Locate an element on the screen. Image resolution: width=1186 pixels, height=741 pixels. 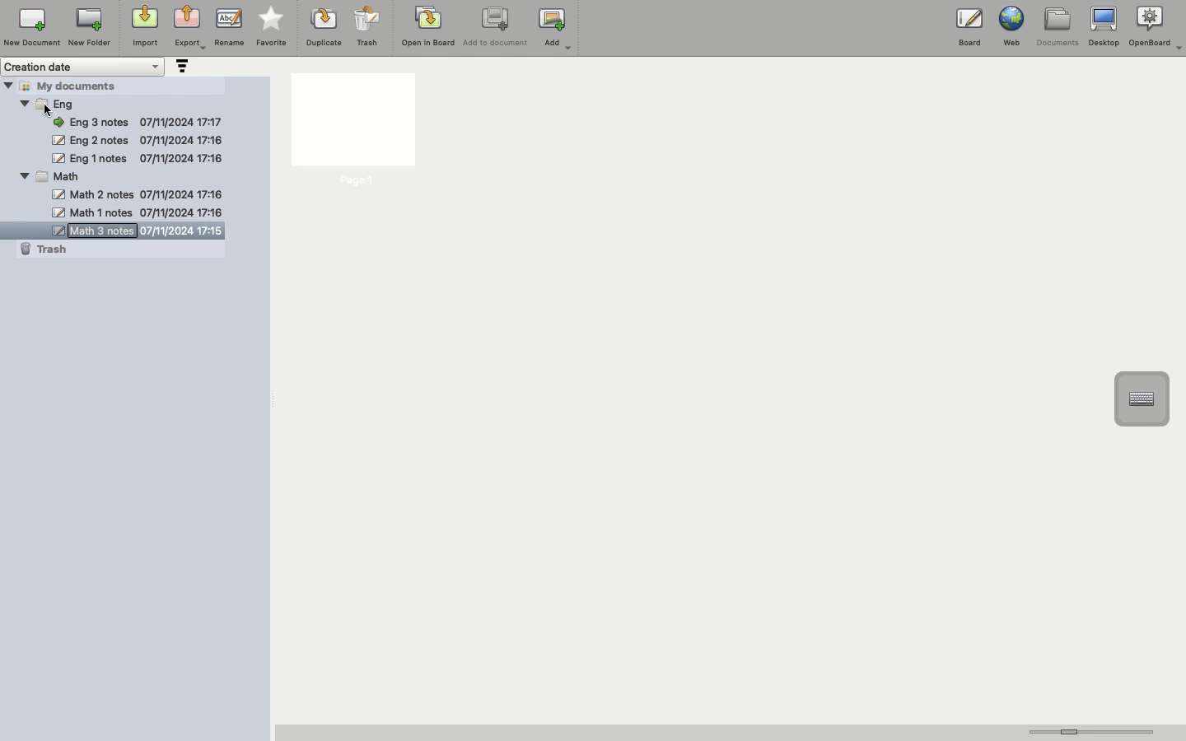
Text input is located at coordinates (1141, 399).